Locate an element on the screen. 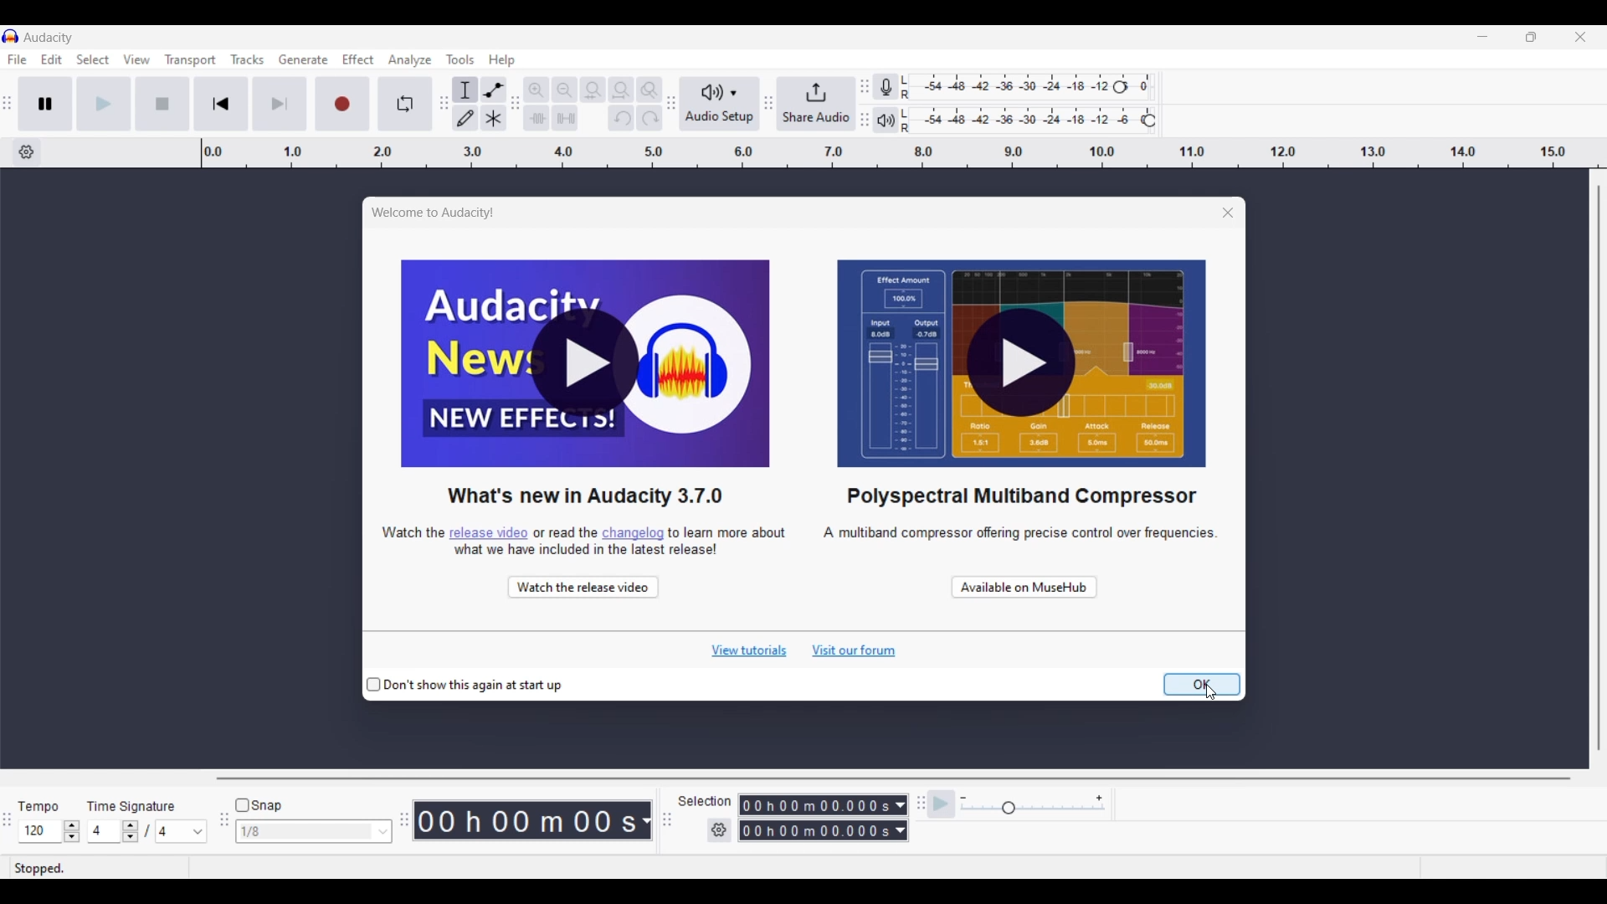  Maximum playback speed is located at coordinates (1099, 799).